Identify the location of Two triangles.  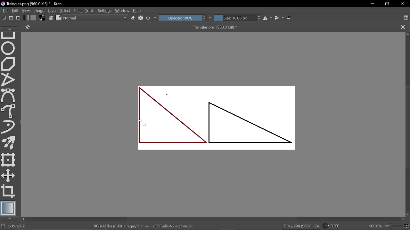
(221, 117).